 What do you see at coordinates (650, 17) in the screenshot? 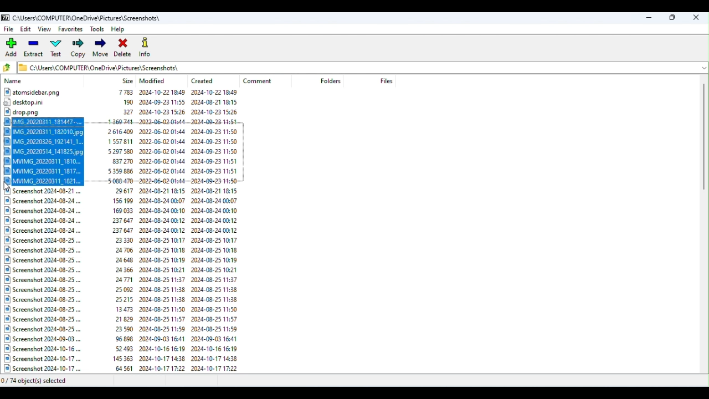
I see `Minimize` at bounding box center [650, 17].